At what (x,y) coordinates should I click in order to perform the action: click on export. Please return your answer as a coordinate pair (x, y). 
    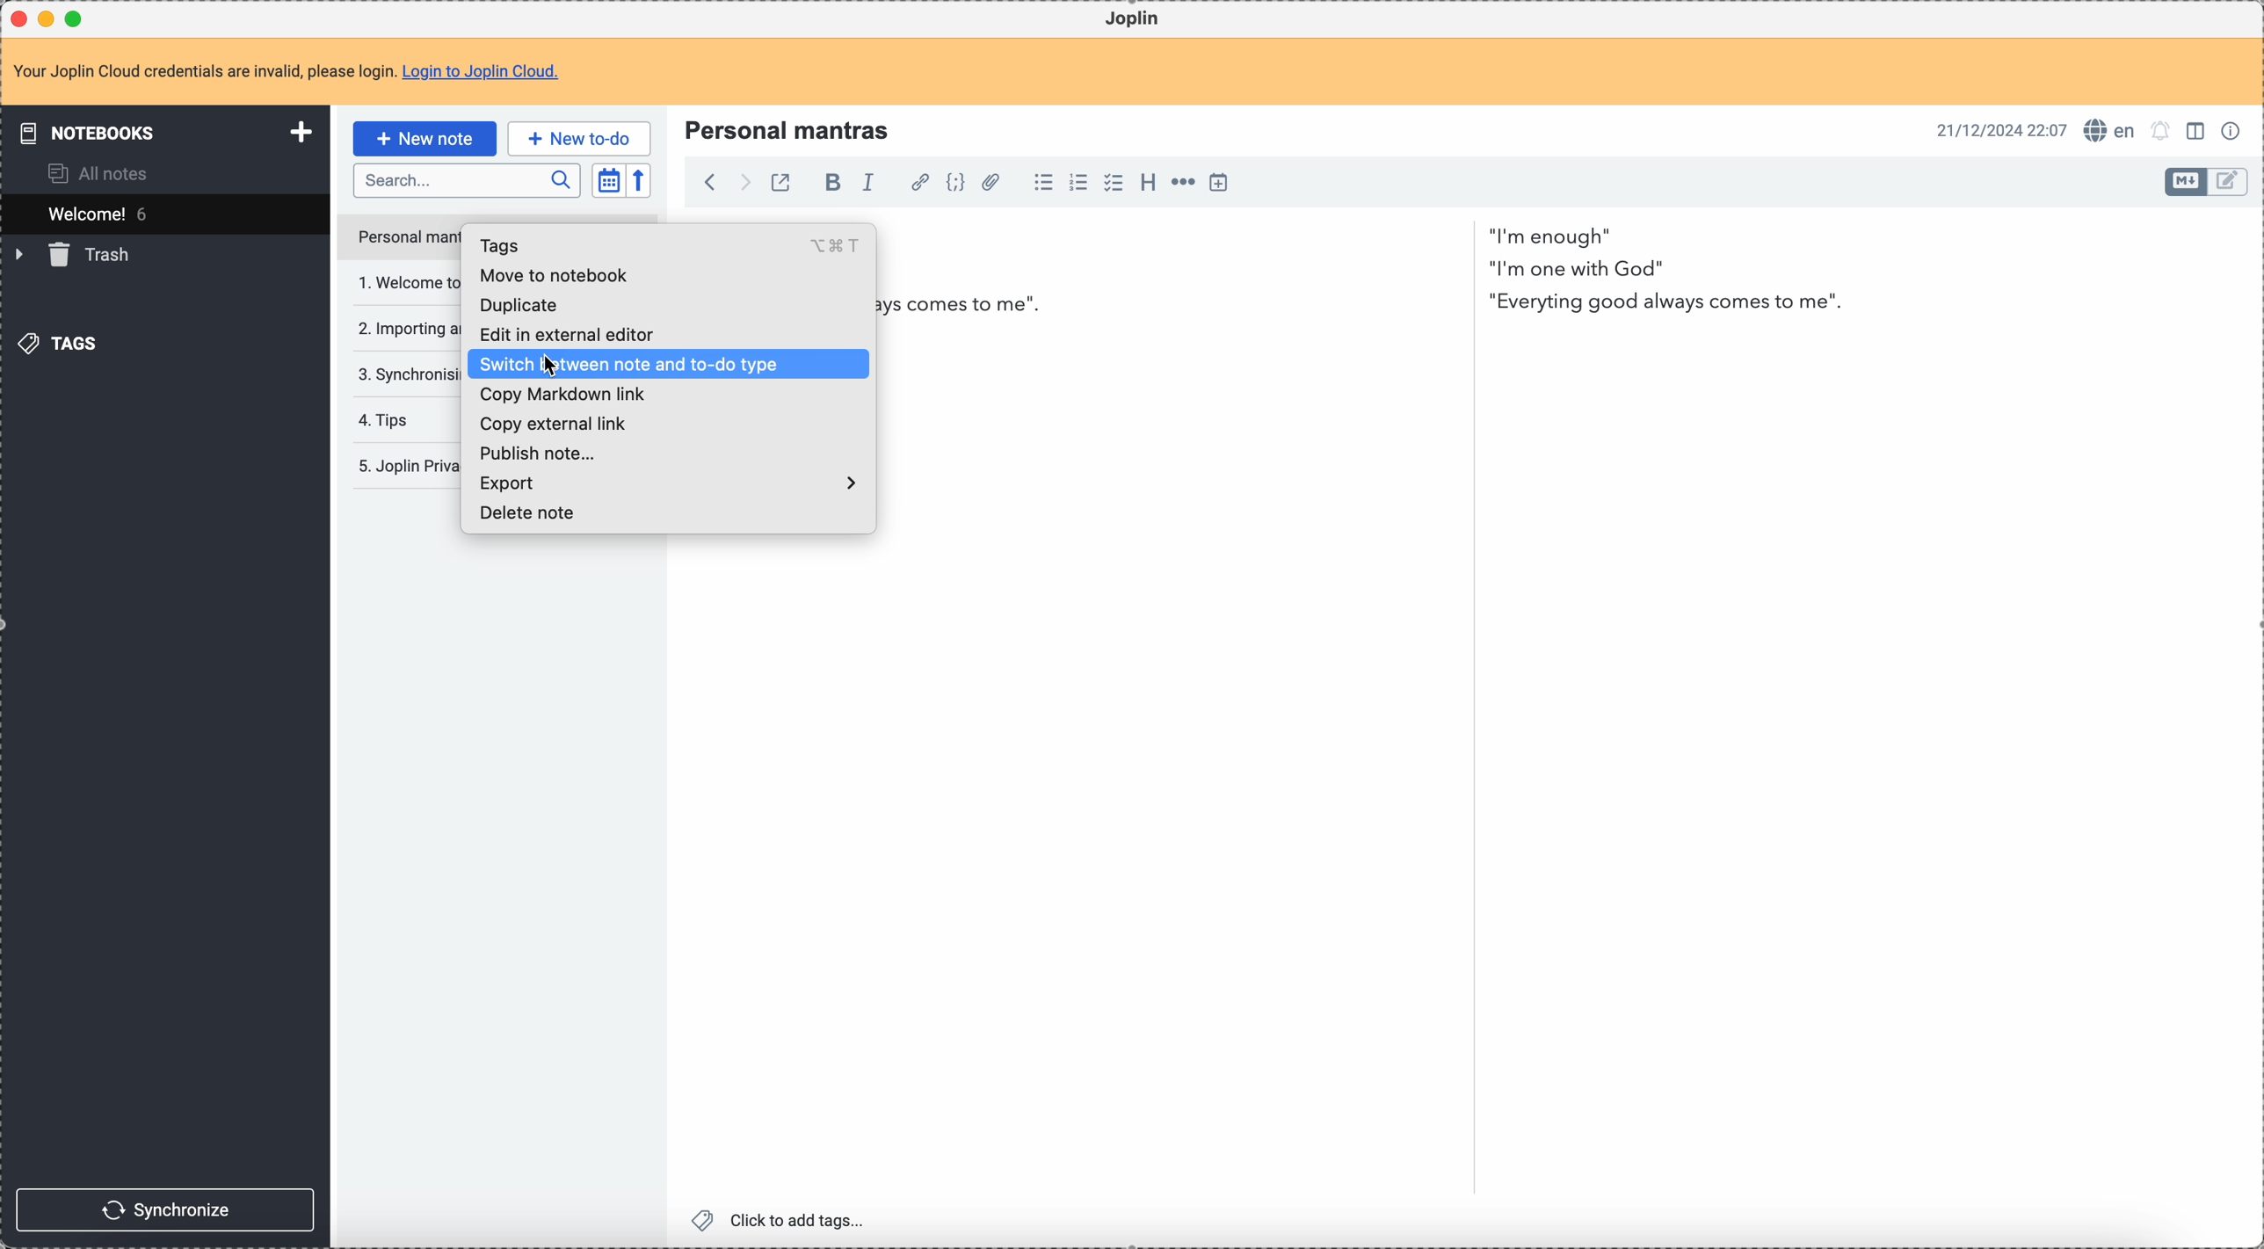
    Looking at the image, I should click on (667, 485).